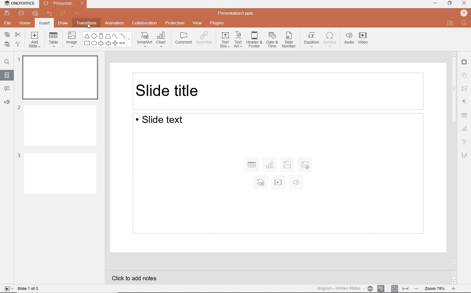  What do you see at coordinates (57, 125) in the screenshot?
I see `Slide 2` at bounding box center [57, 125].